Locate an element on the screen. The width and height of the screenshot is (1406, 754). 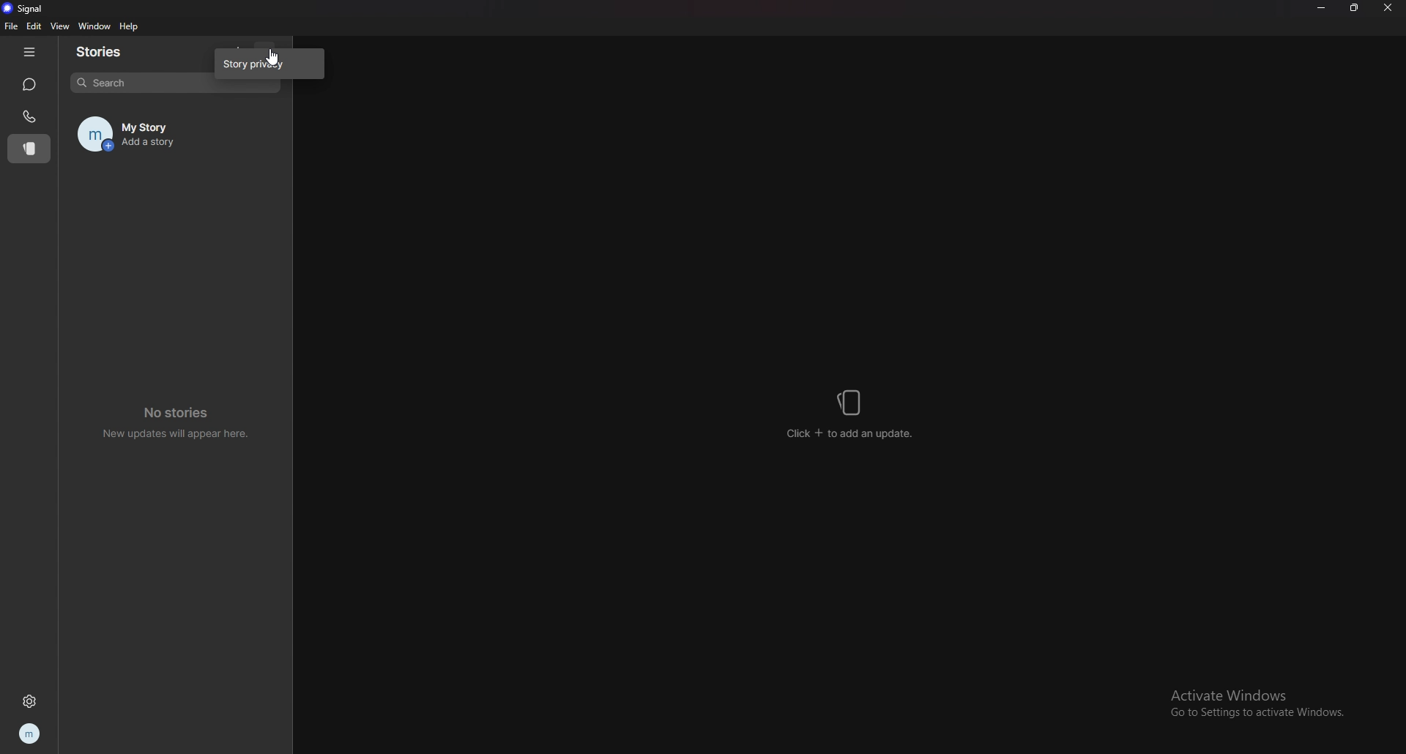
file is located at coordinates (10, 26).